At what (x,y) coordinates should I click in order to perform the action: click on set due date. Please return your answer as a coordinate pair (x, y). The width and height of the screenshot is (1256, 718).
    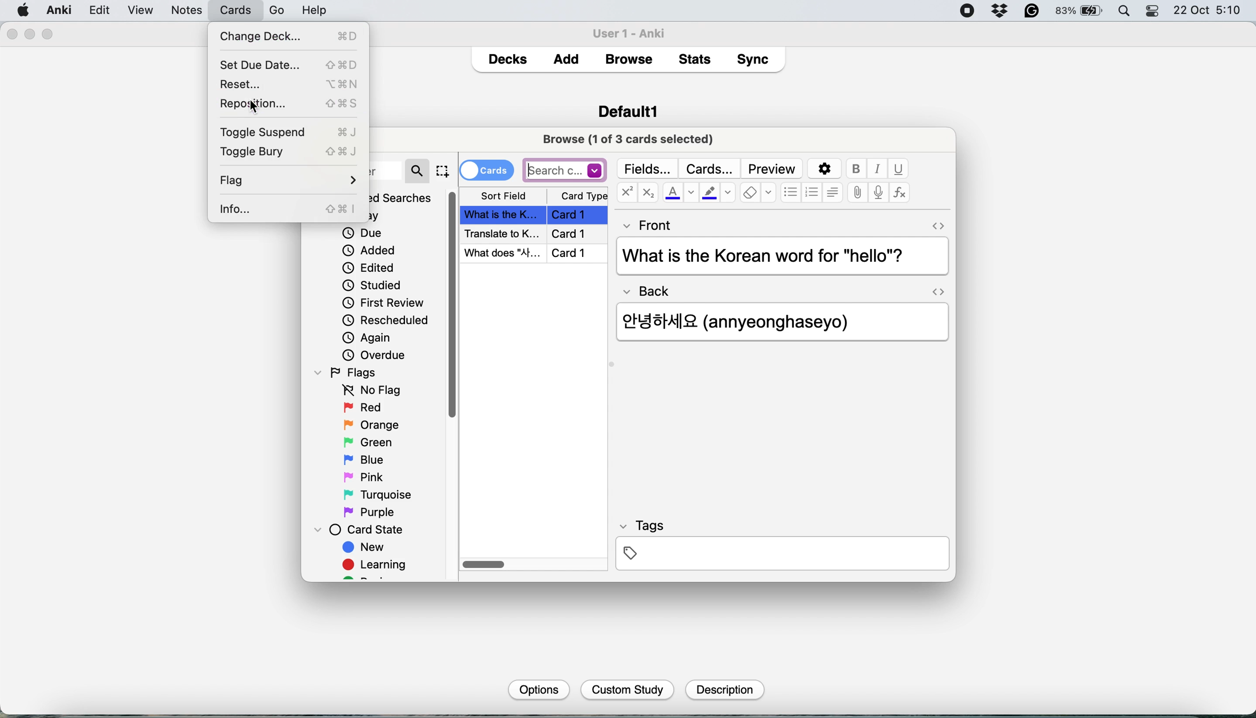
    Looking at the image, I should click on (288, 65).